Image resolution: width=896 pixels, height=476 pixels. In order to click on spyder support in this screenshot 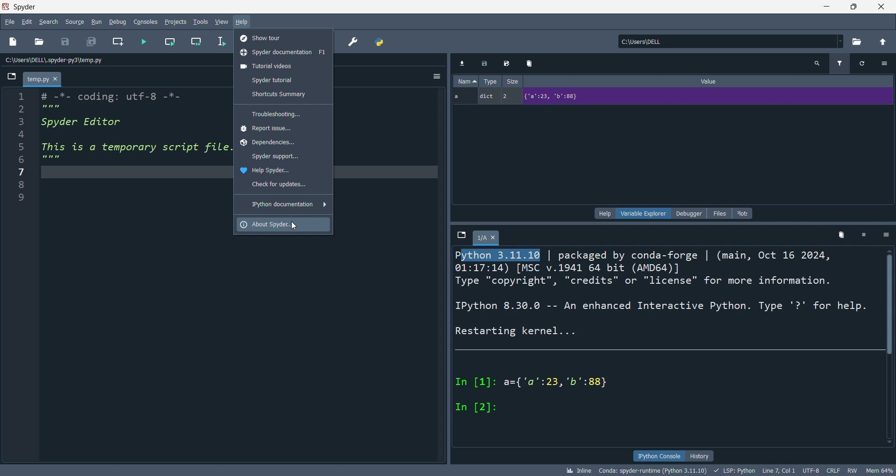, I will do `click(283, 156)`.